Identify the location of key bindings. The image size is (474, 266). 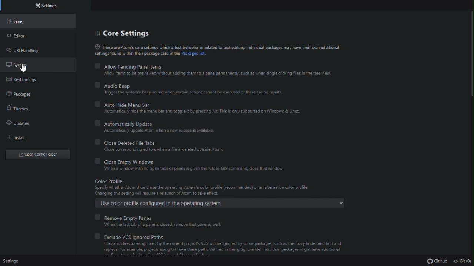
(37, 78).